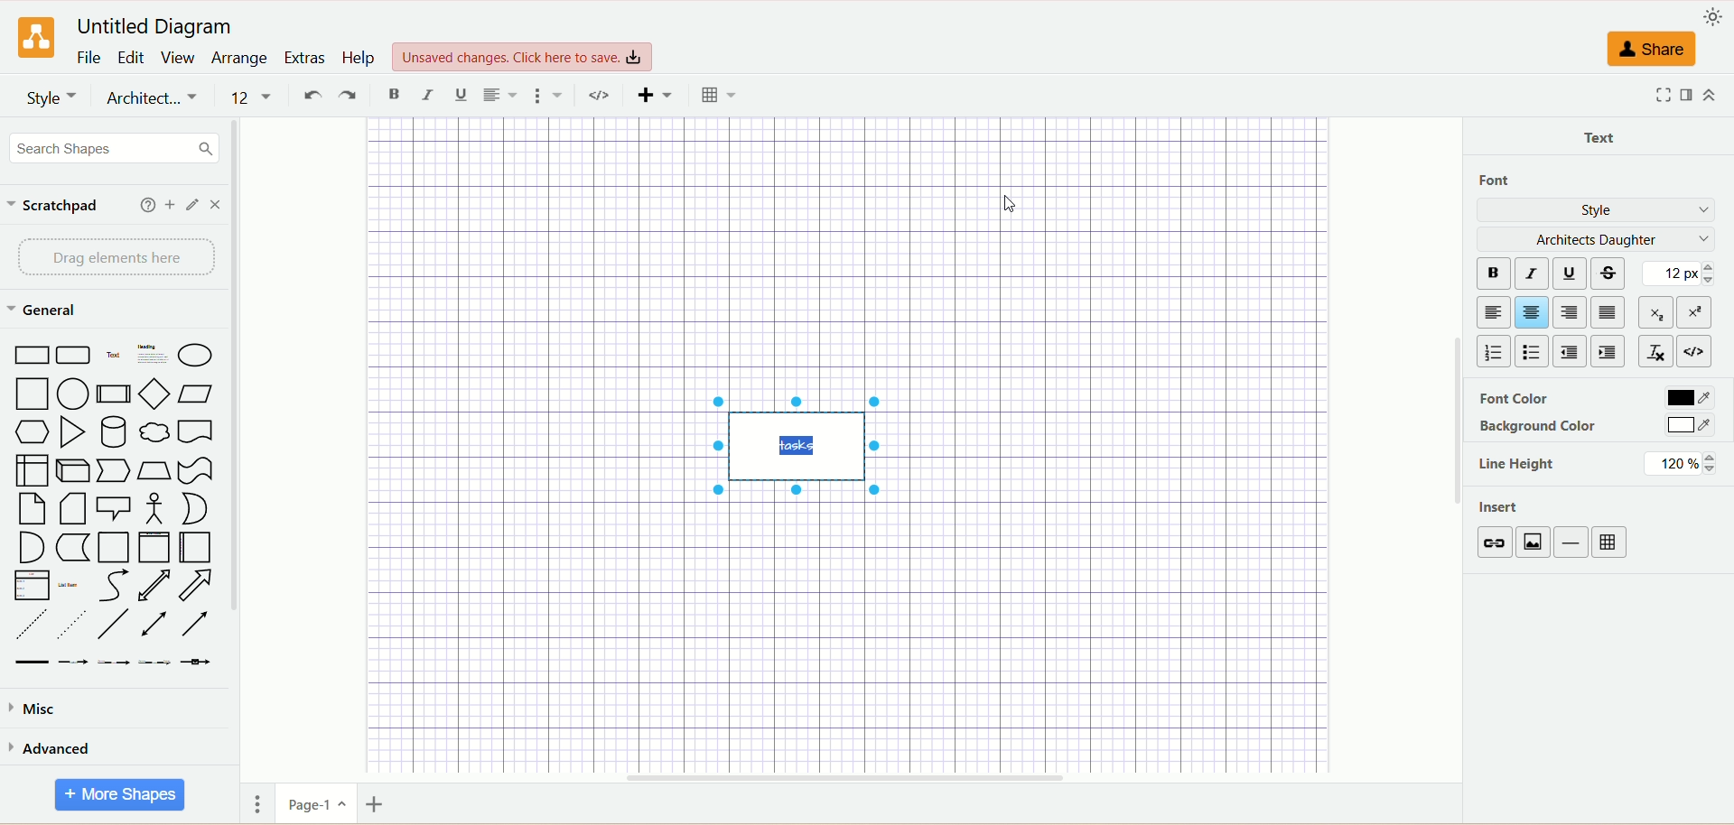  Describe the element at coordinates (155, 510) in the screenshot. I see `Stick Figure` at that location.